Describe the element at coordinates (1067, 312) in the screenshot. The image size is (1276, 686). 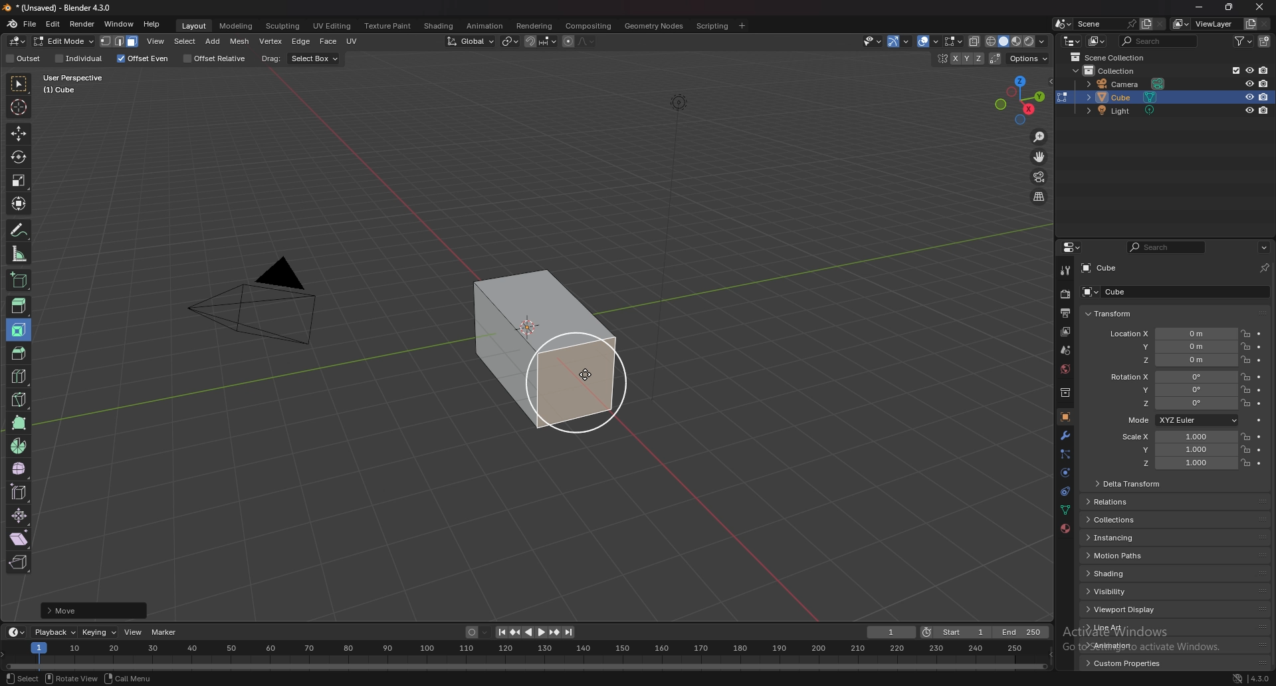
I see `output` at that location.